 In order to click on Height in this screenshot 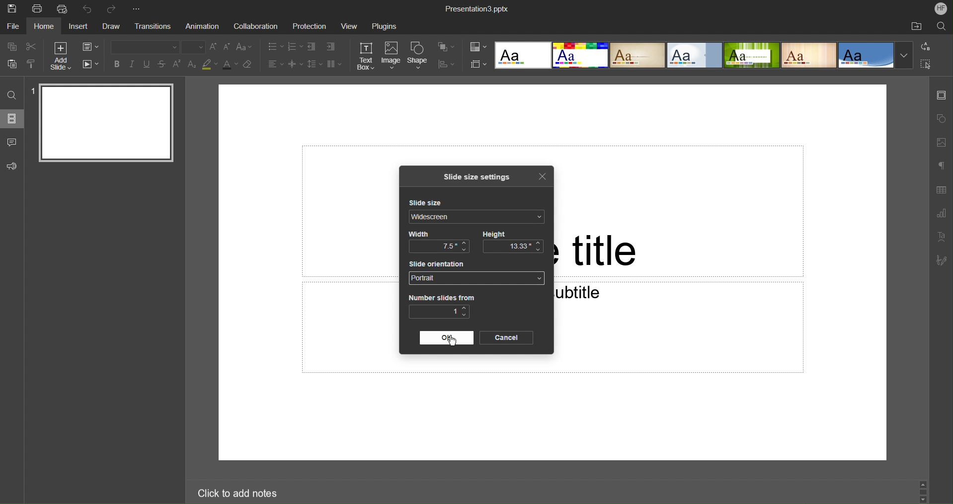, I will do `click(495, 233)`.